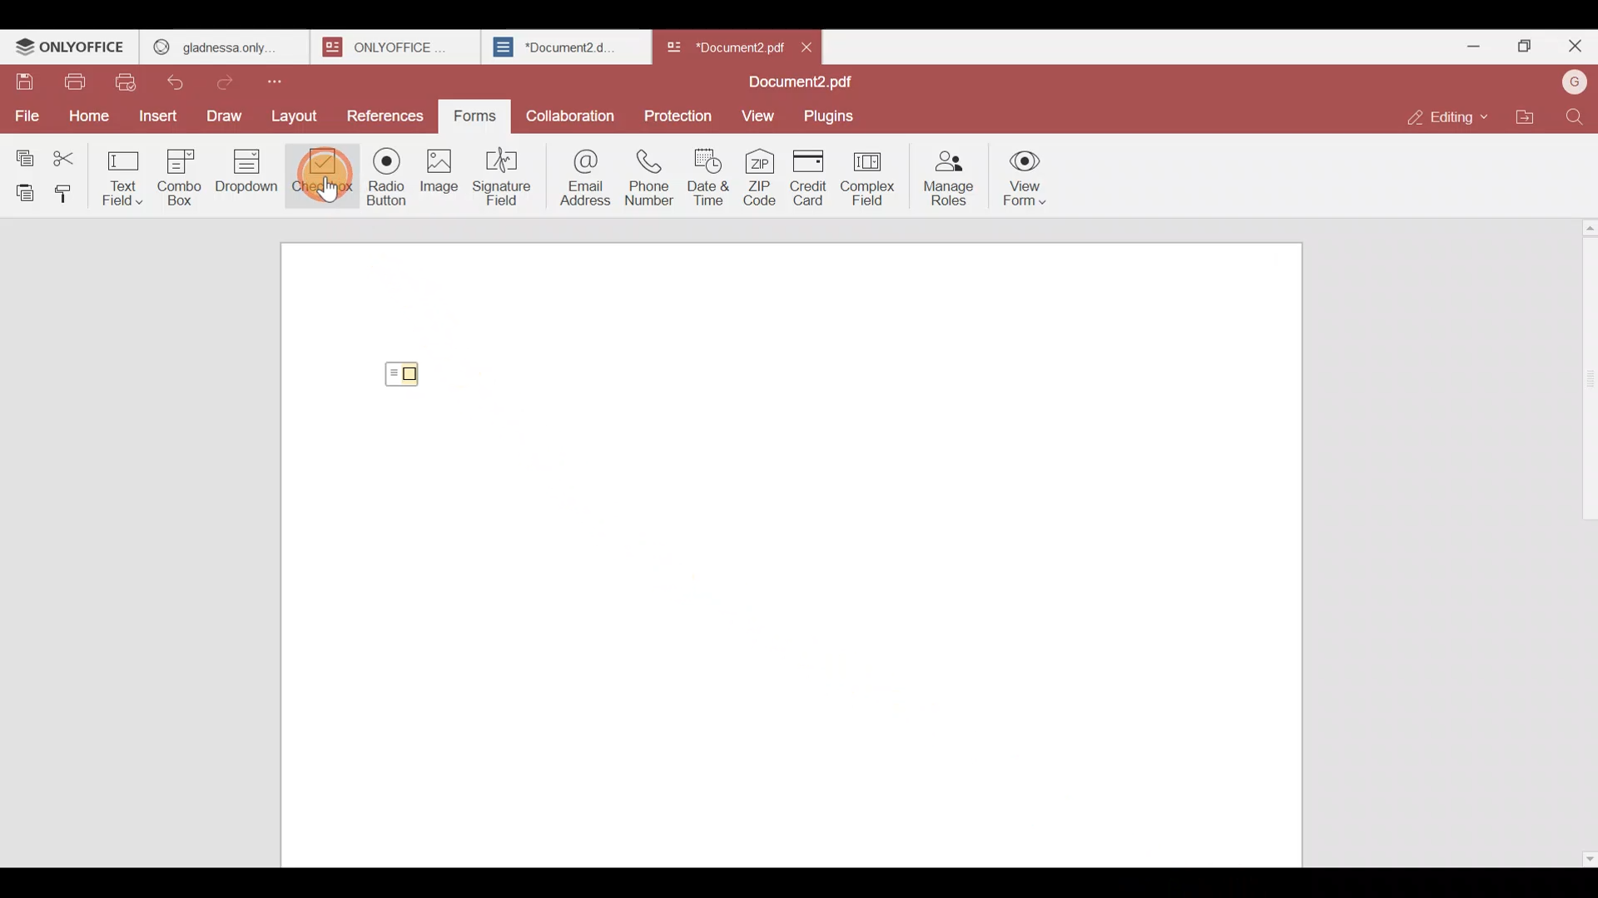 The width and height of the screenshot is (1598, 898). What do you see at coordinates (761, 116) in the screenshot?
I see `View` at bounding box center [761, 116].